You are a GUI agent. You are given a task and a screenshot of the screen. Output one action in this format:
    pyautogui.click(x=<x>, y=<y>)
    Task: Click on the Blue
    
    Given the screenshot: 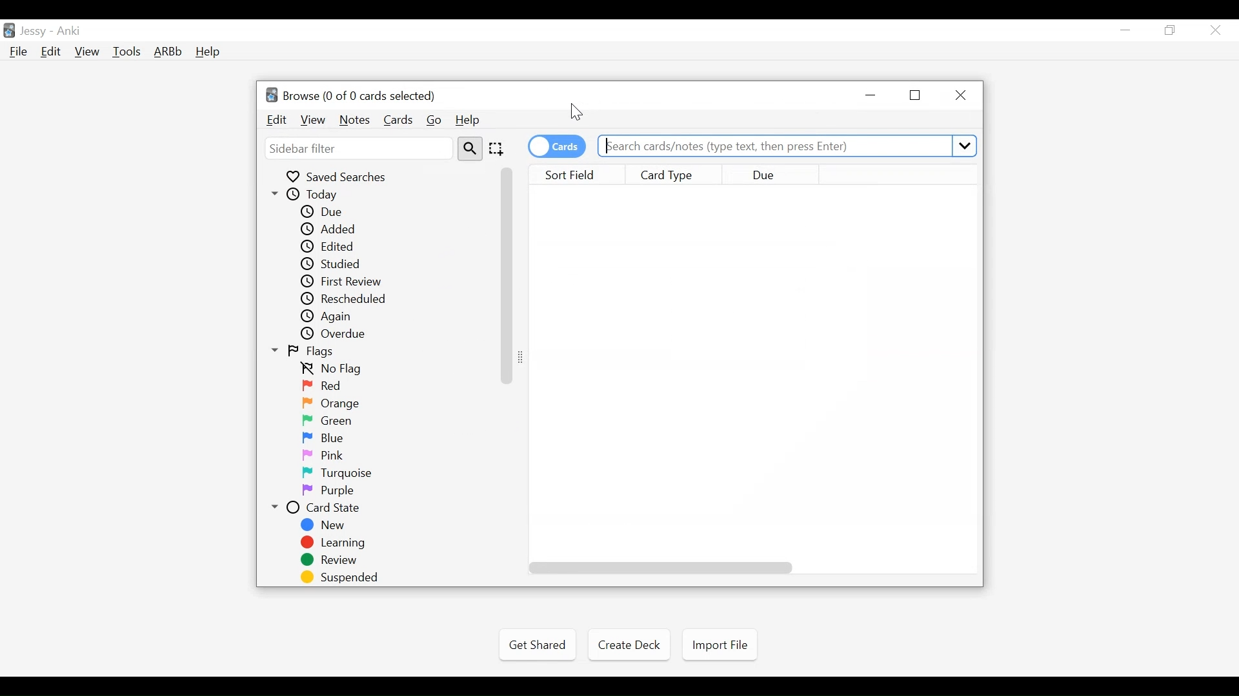 What is the action you would take?
    pyautogui.click(x=330, y=439)
    